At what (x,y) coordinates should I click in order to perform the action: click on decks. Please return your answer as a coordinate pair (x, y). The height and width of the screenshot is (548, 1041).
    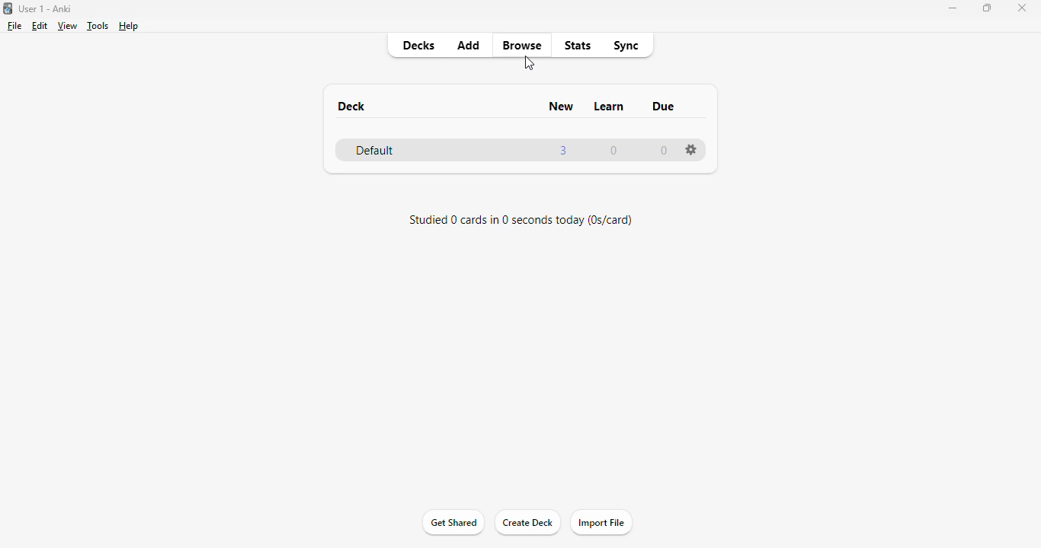
    Looking at the image, I should click on (420, 45).